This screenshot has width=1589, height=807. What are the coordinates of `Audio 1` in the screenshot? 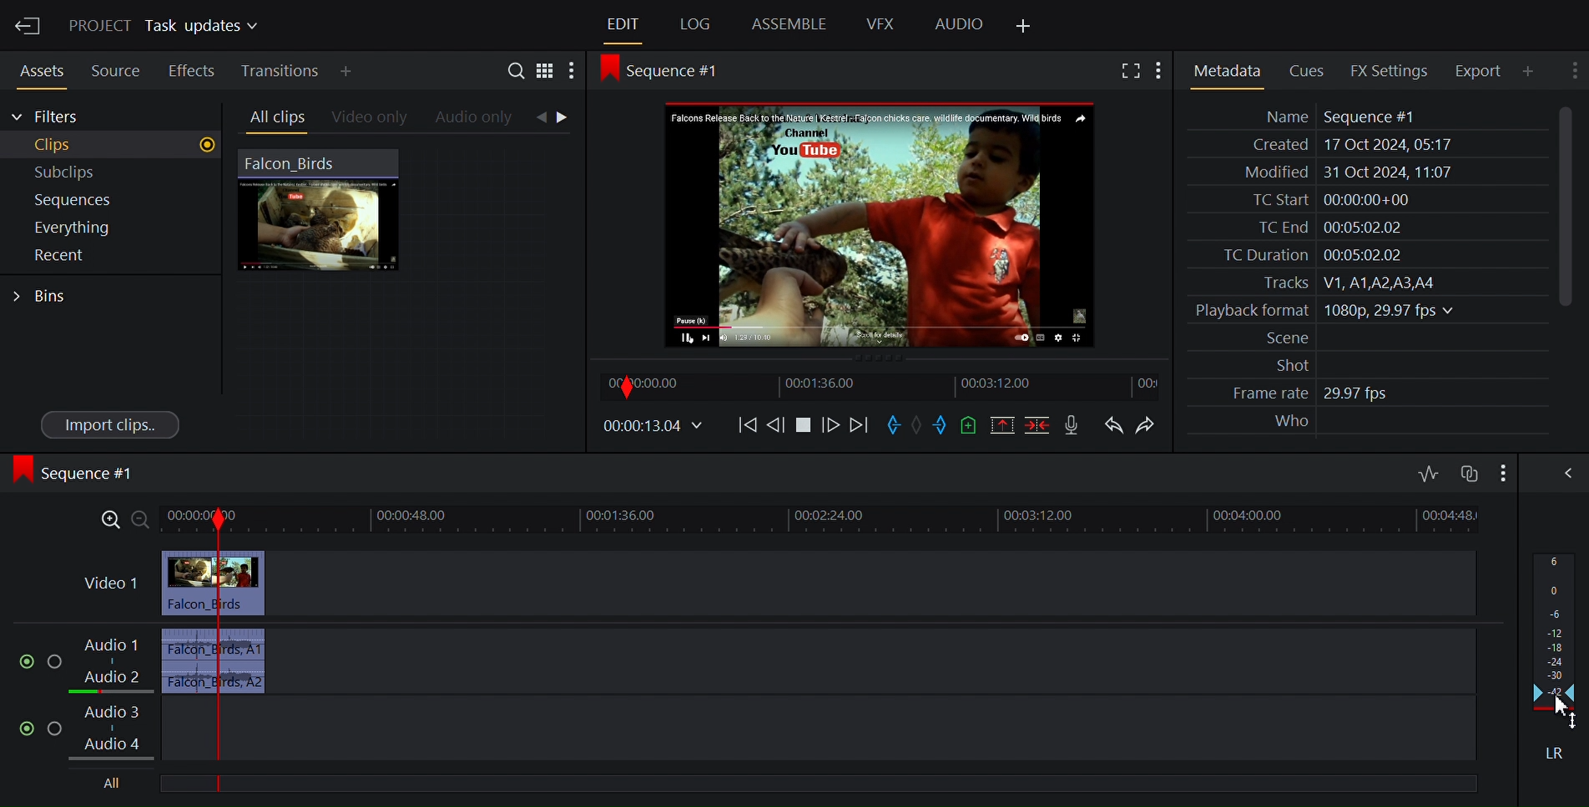 It's located at (115, 647).